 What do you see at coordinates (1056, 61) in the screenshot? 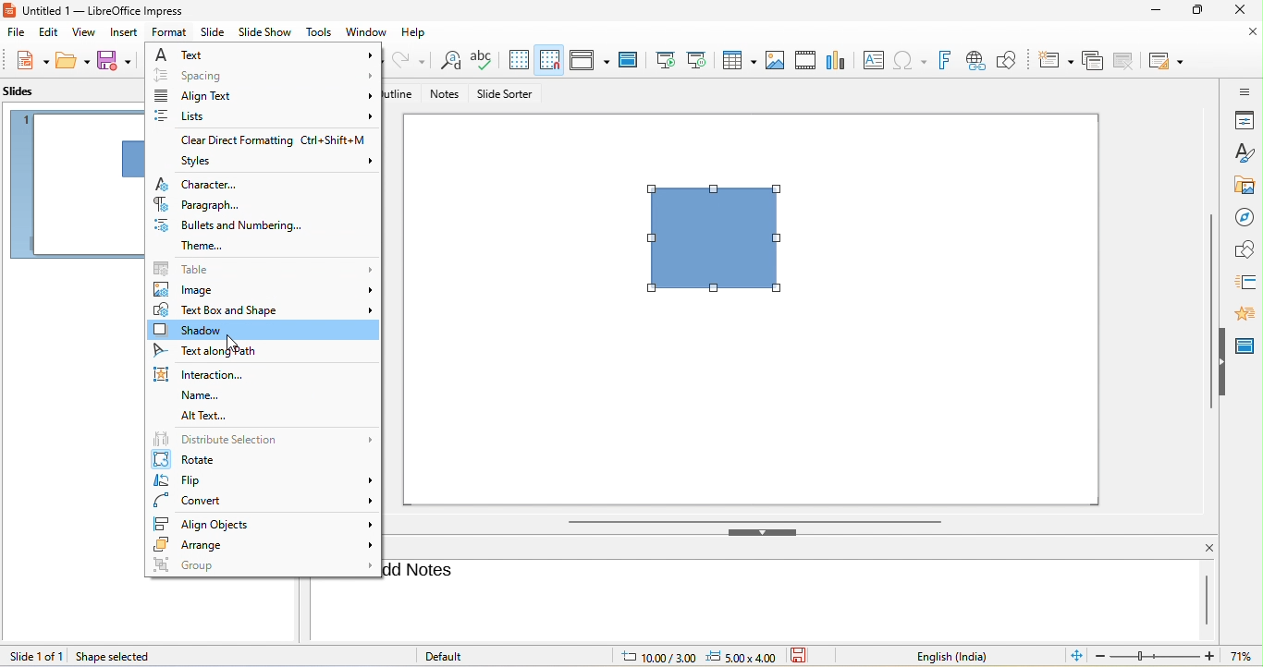
I see `new slide` at bounding box center [1056, 61].